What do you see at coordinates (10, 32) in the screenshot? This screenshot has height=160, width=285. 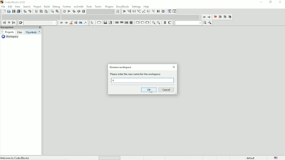 I see `Projects` at bounding box center [10, 32].